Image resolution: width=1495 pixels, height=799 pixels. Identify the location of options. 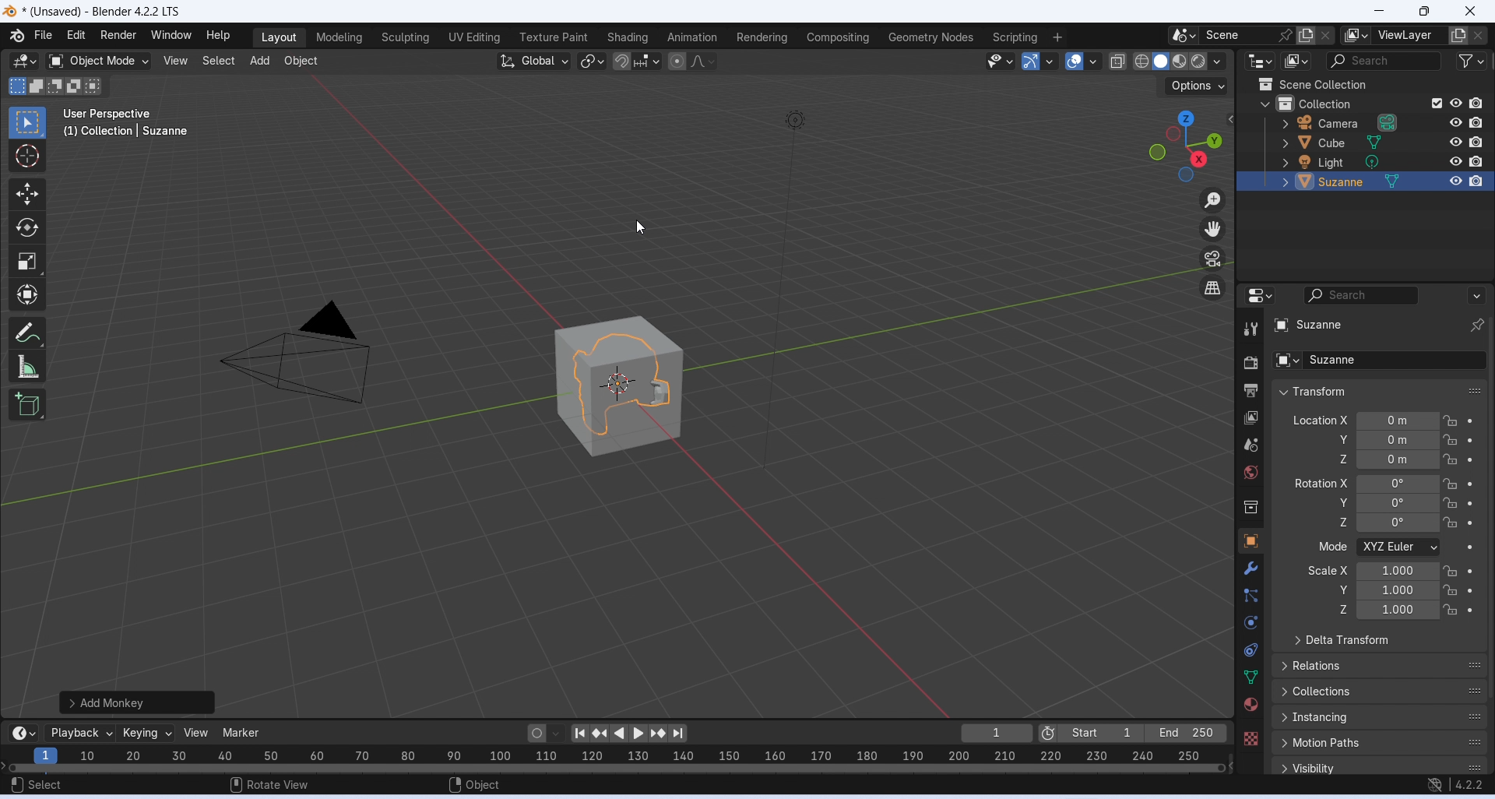
(1198, 86).